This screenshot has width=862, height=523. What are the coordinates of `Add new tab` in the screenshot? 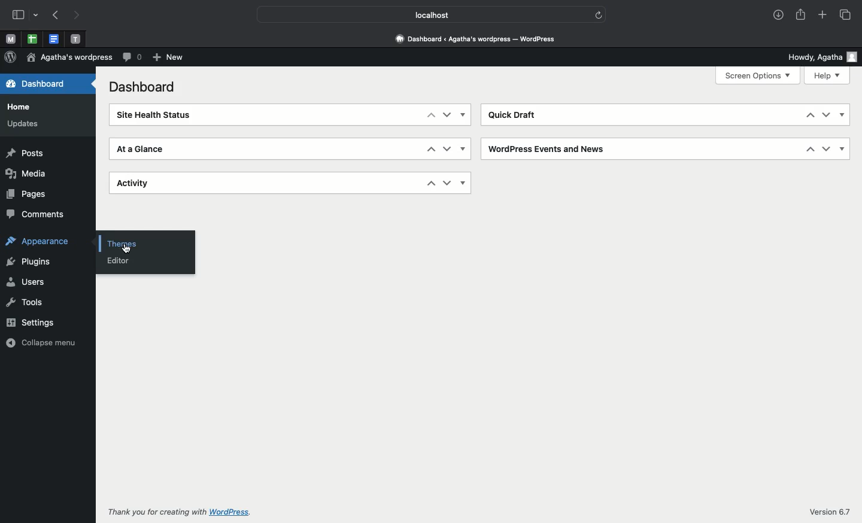 It's located at (824, 16).